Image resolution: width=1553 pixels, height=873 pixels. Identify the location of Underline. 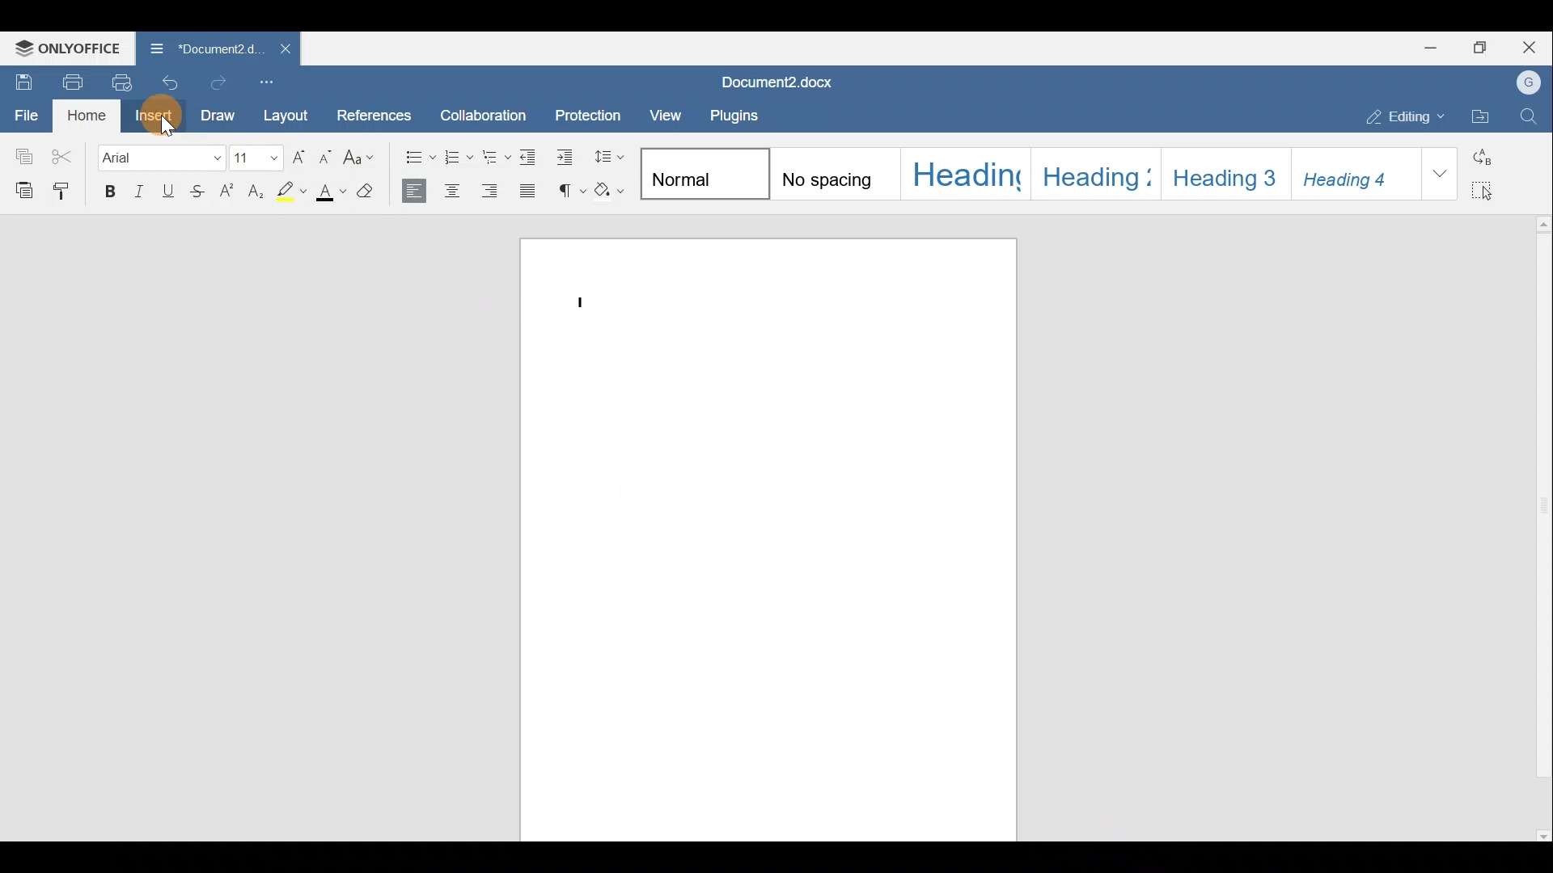
(169, 191).